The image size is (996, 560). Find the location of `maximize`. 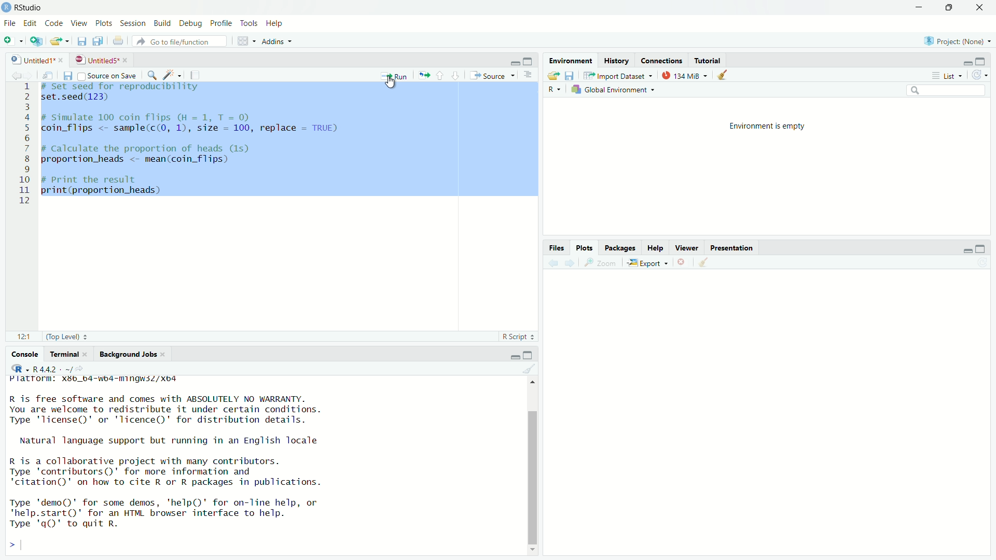

maximize is located at coordinates (532, 355).